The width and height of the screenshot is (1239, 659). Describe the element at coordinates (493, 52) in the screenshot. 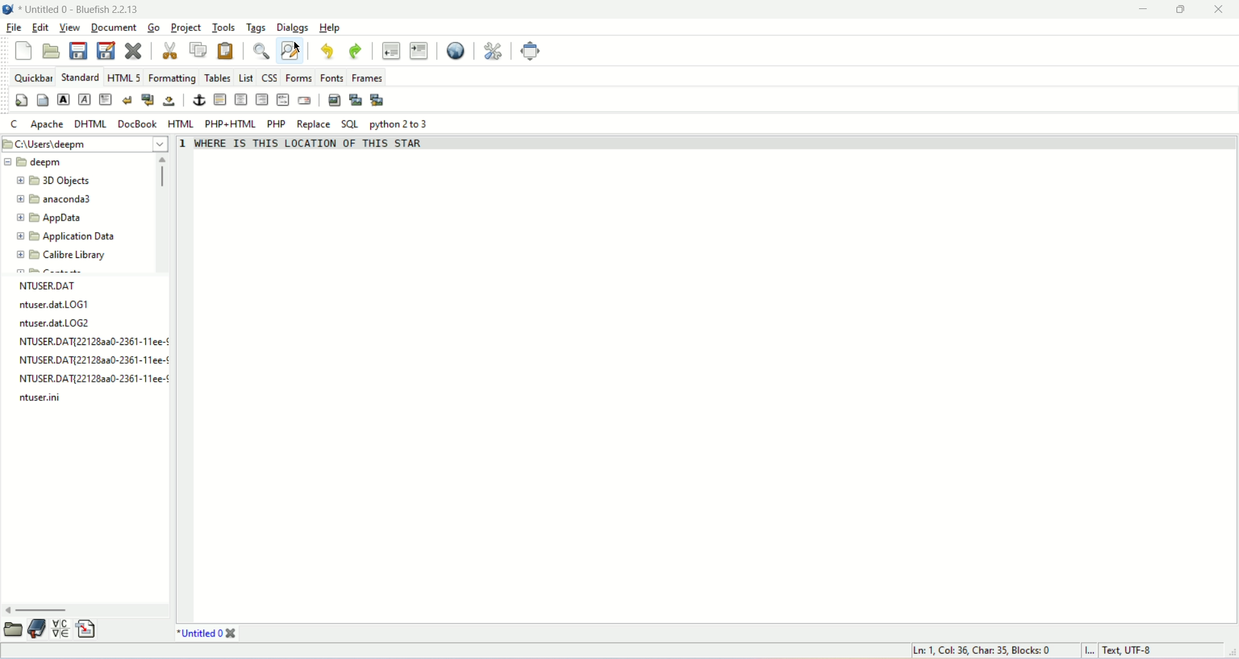

I see `preferences` at that location.